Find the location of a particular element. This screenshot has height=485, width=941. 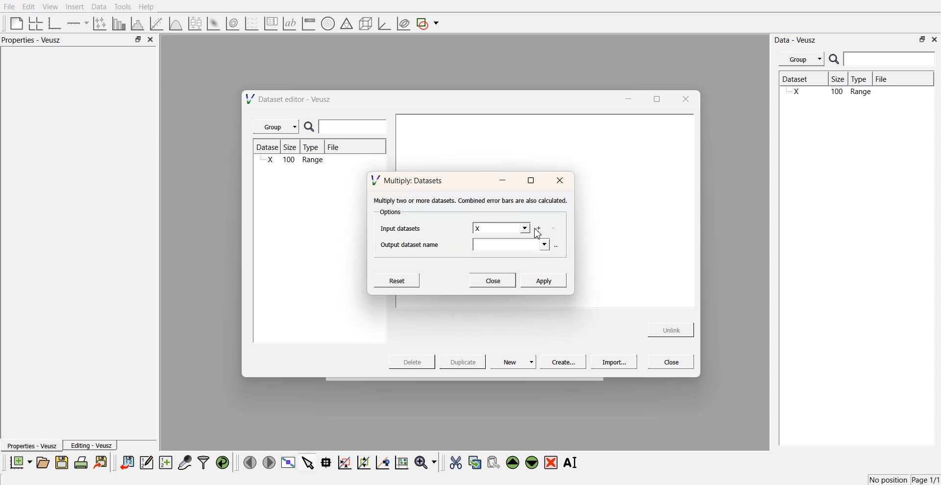

remove the selected widgets is located at coordinates (552, 462).